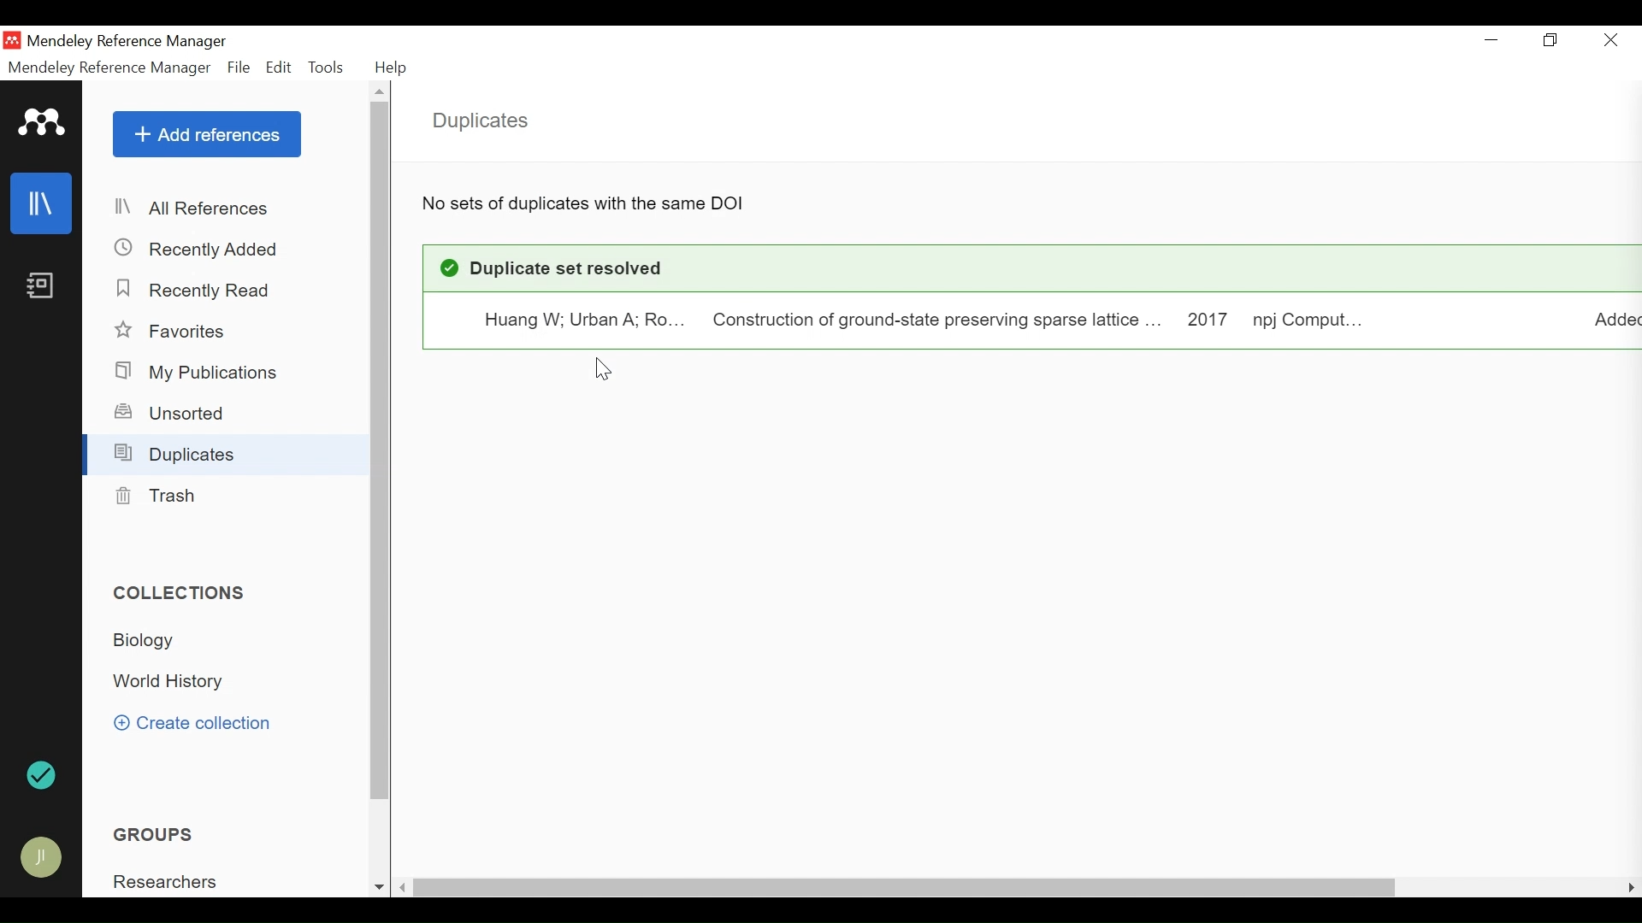 This screenshot has height=923, width=1642. I want to click on Scroll Left, so click(402, 890).